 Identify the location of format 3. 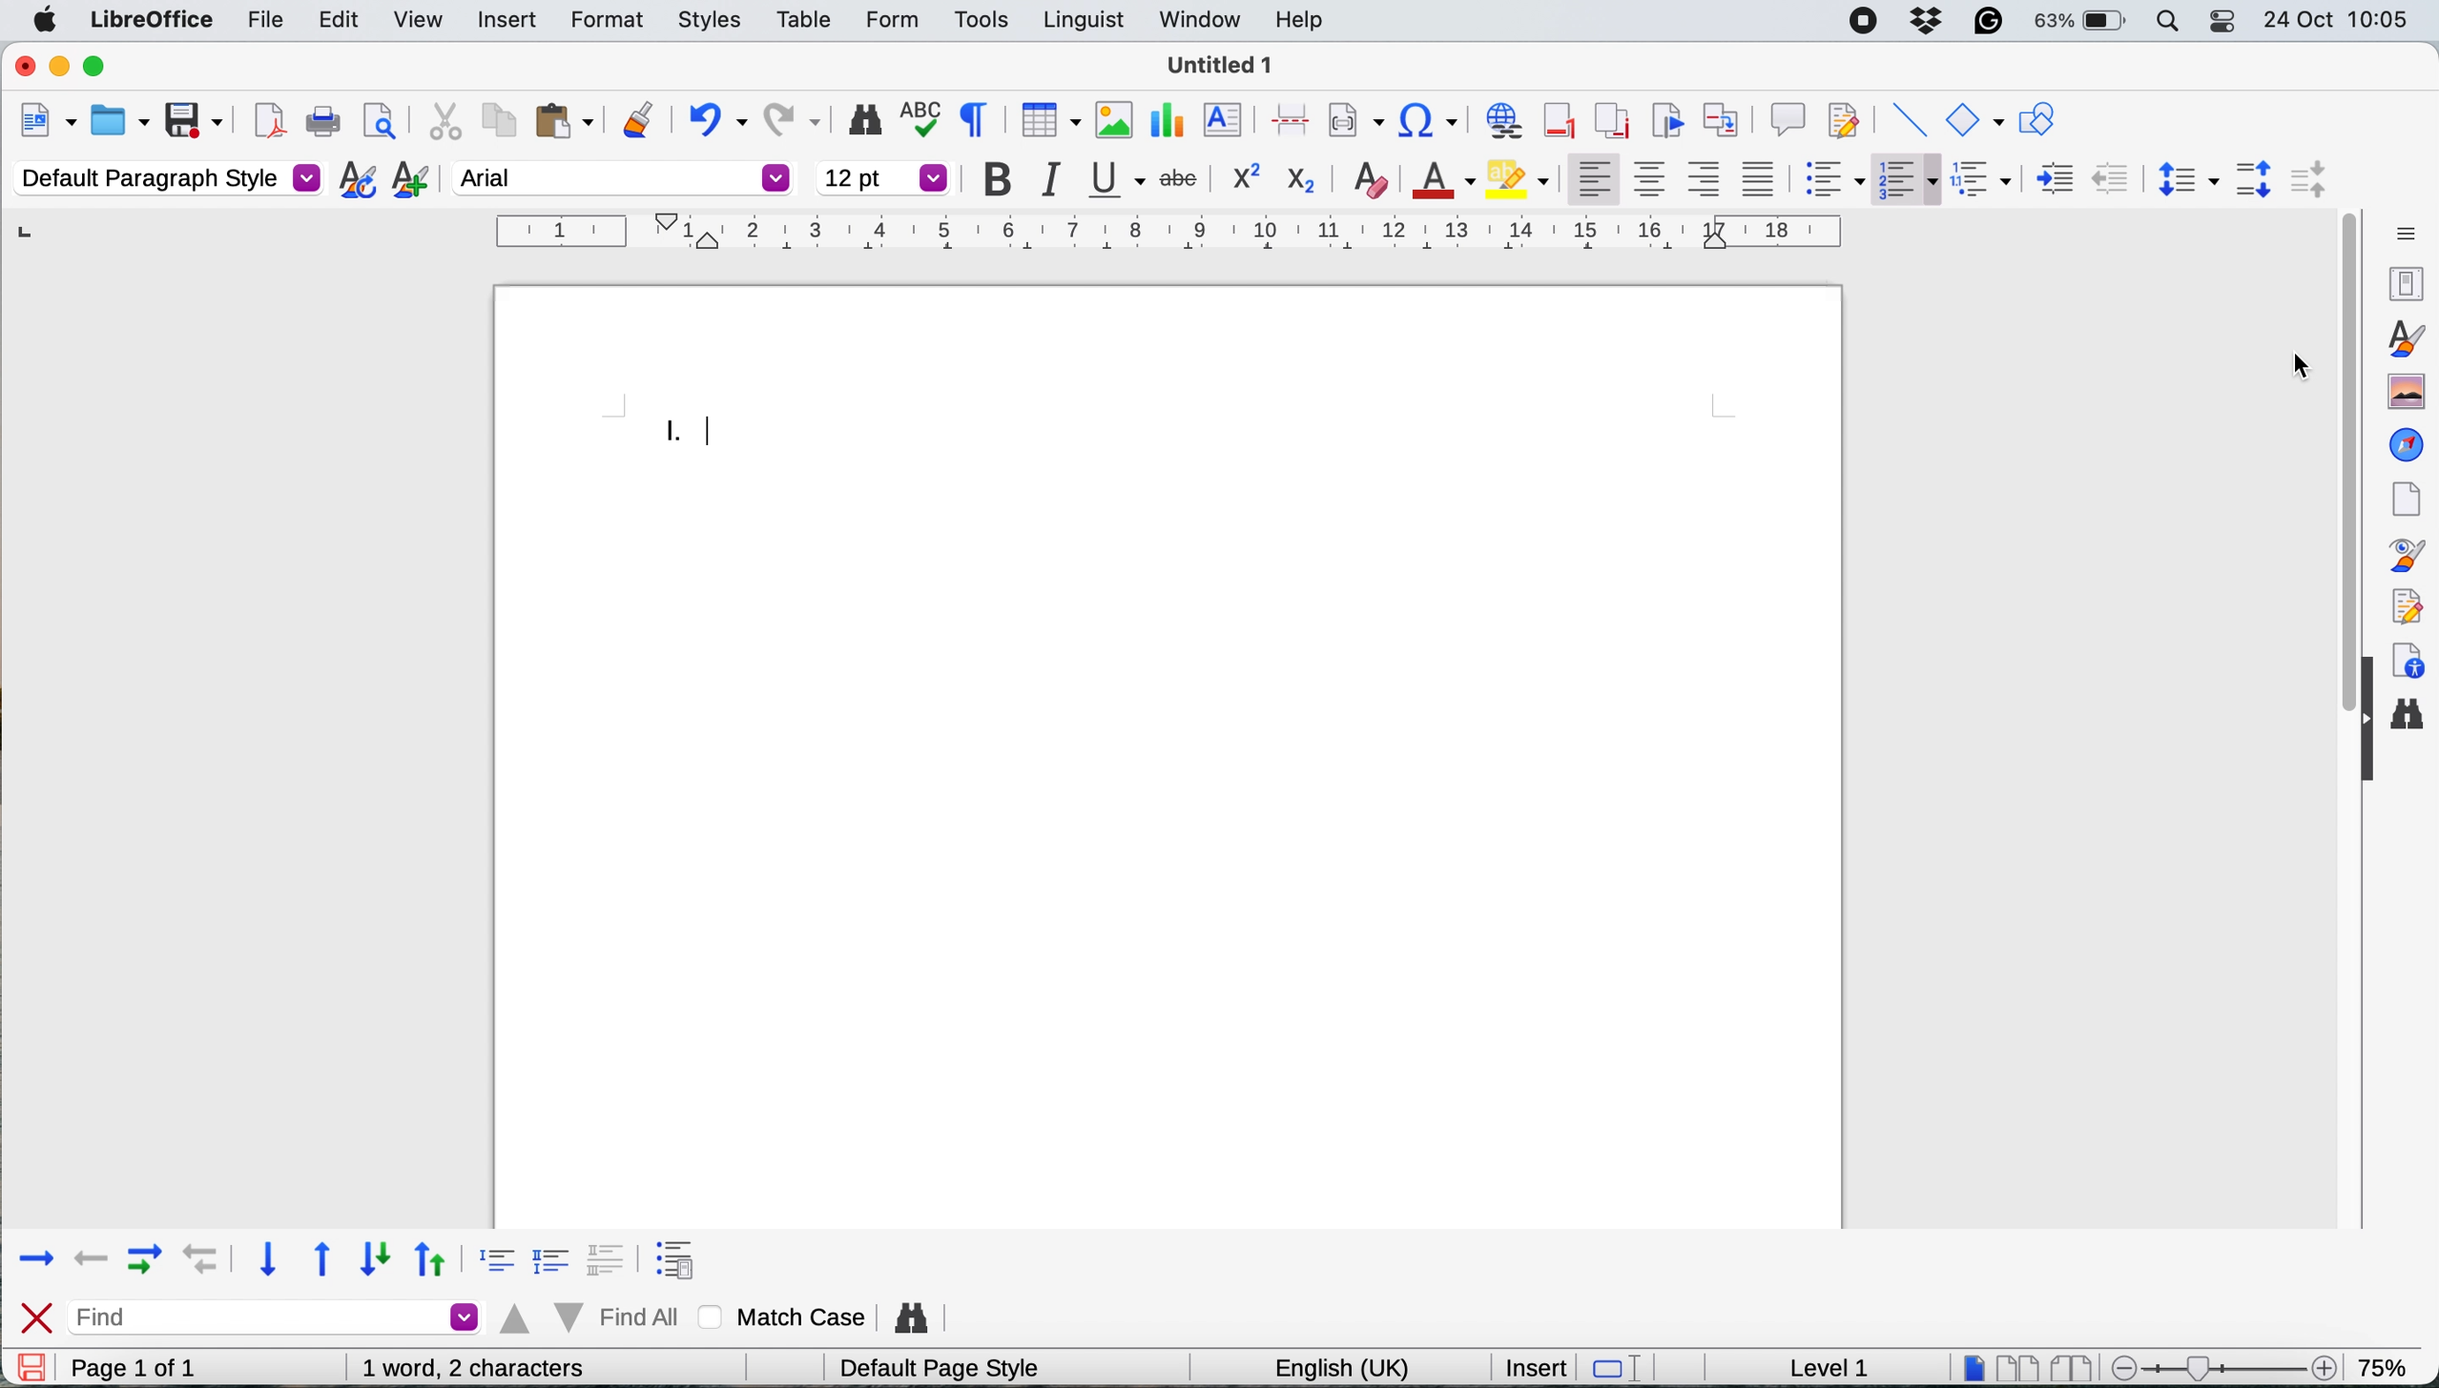
(613, 1255).